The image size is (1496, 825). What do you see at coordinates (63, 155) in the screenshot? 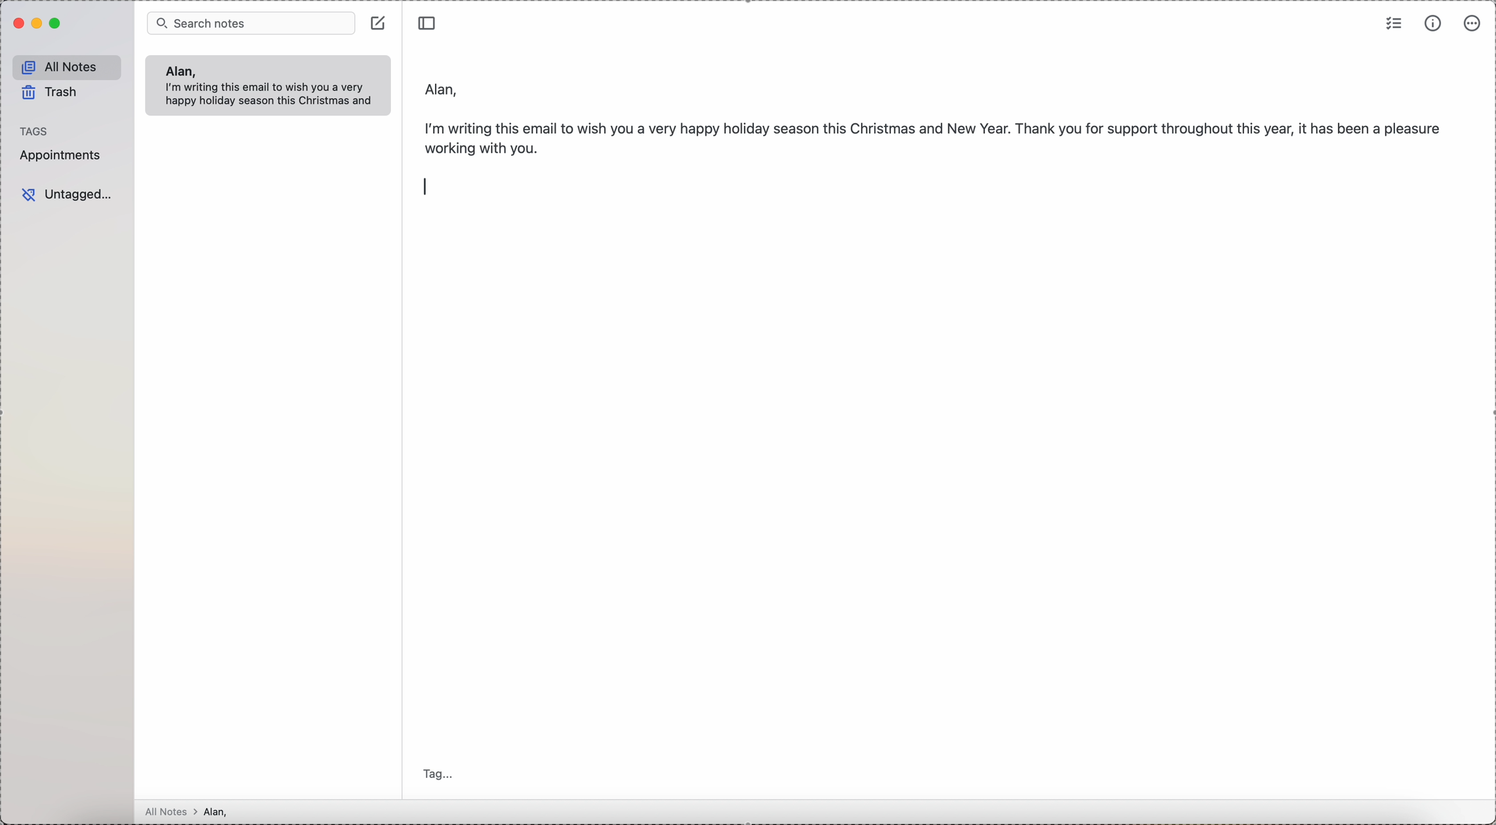
I see `appointments` at bounding box center [63, 155].